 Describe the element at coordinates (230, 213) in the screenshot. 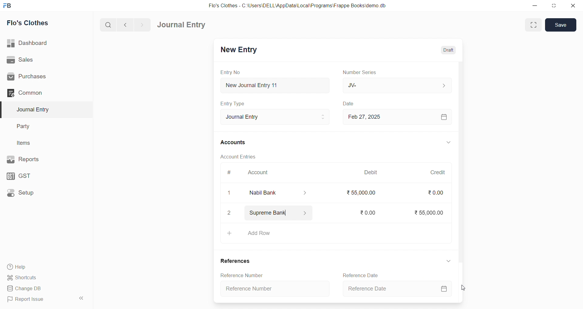

I see `2` at that location.